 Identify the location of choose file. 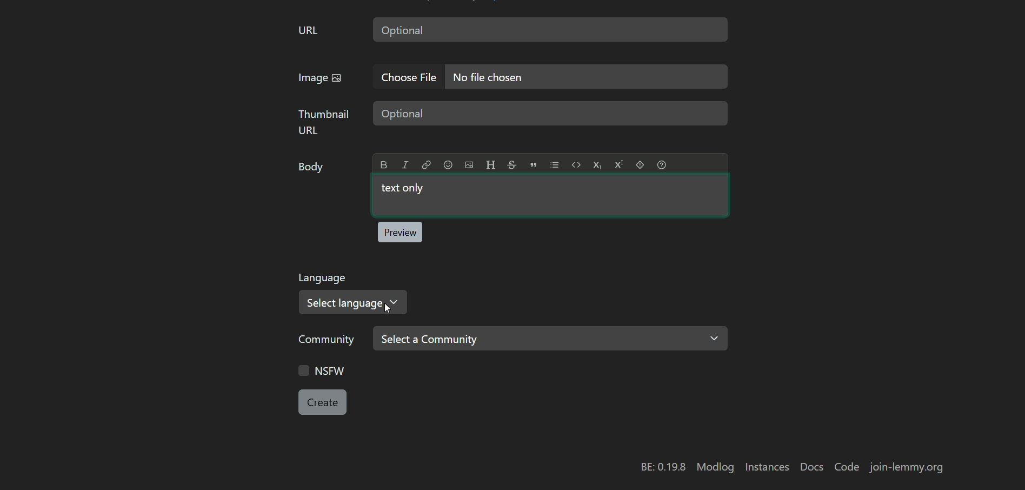
(411, 77).